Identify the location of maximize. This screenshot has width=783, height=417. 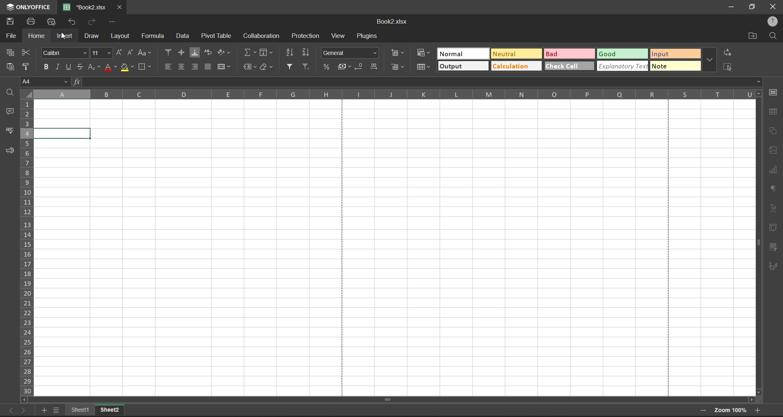
(753, 8).